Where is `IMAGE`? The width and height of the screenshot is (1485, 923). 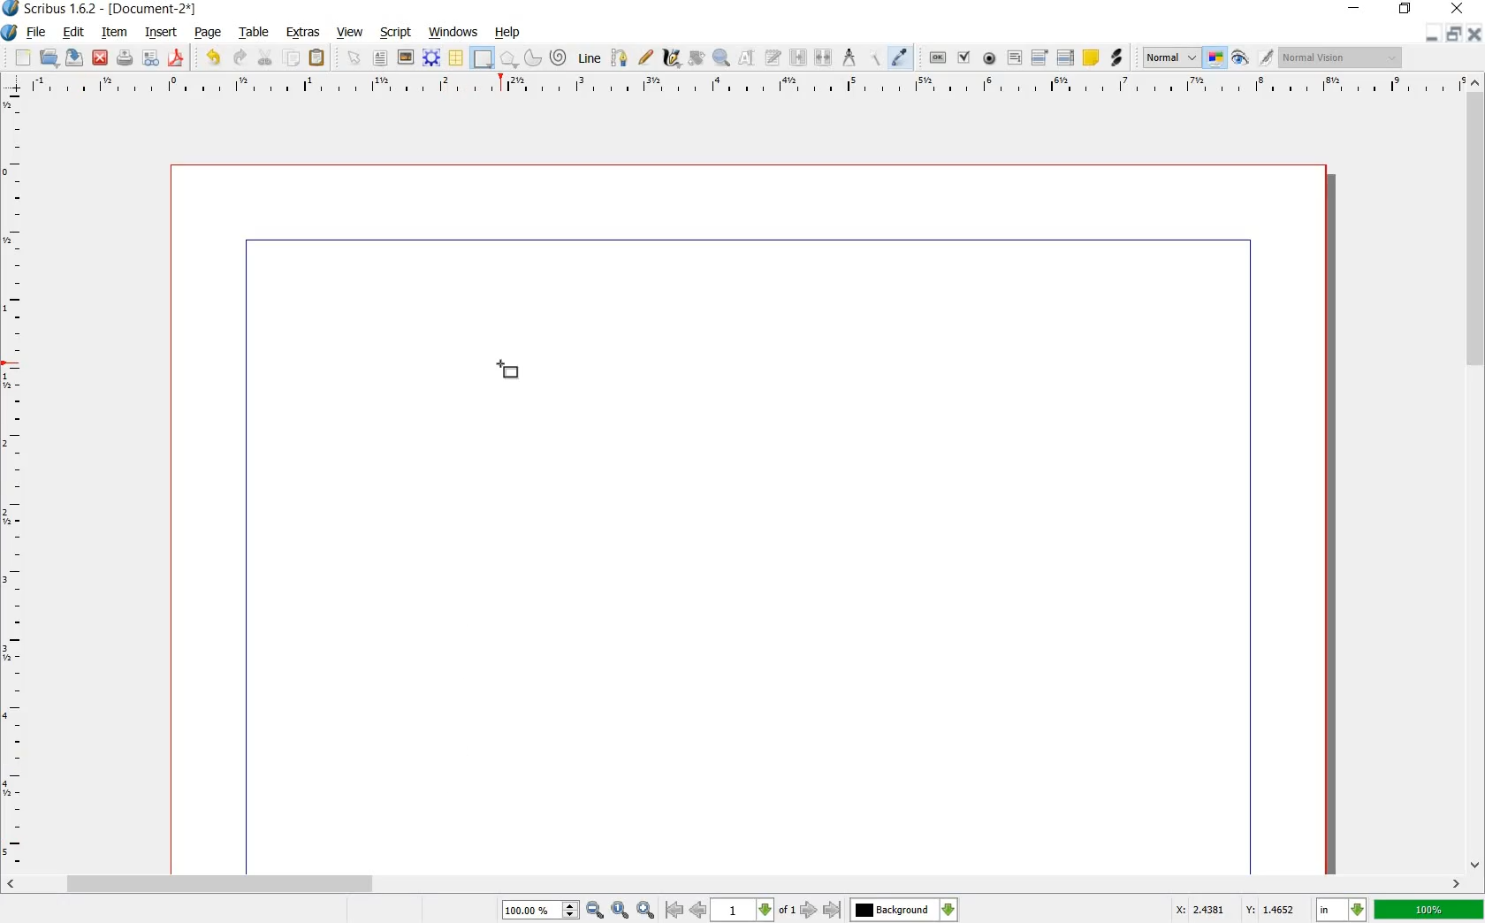
IMAGE is located at coordinates (406, 57).